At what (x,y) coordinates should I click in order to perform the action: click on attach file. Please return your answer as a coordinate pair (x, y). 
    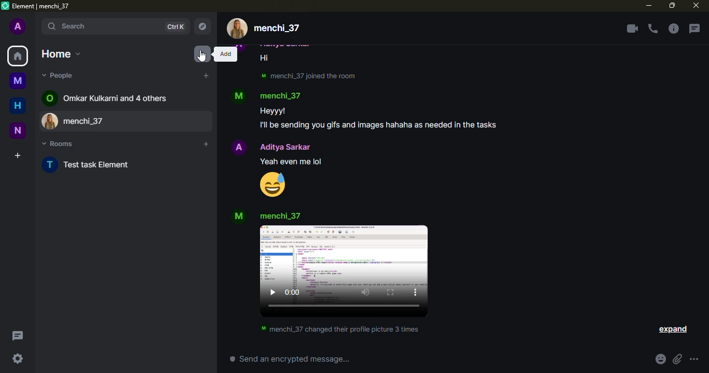
    Looking at the image, I should click on (677, 359).